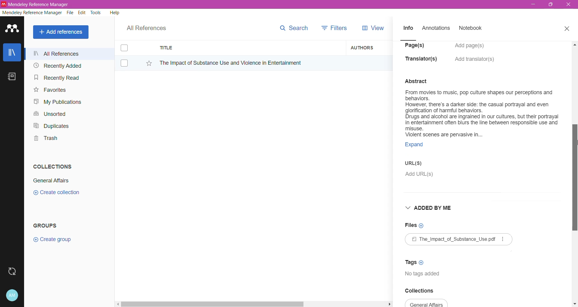 Image resolution: width=578 pixels, height=307 pixels. Describe the element at coordinates (254, 303) in the screenshot. I see `scroll bar` at that location.